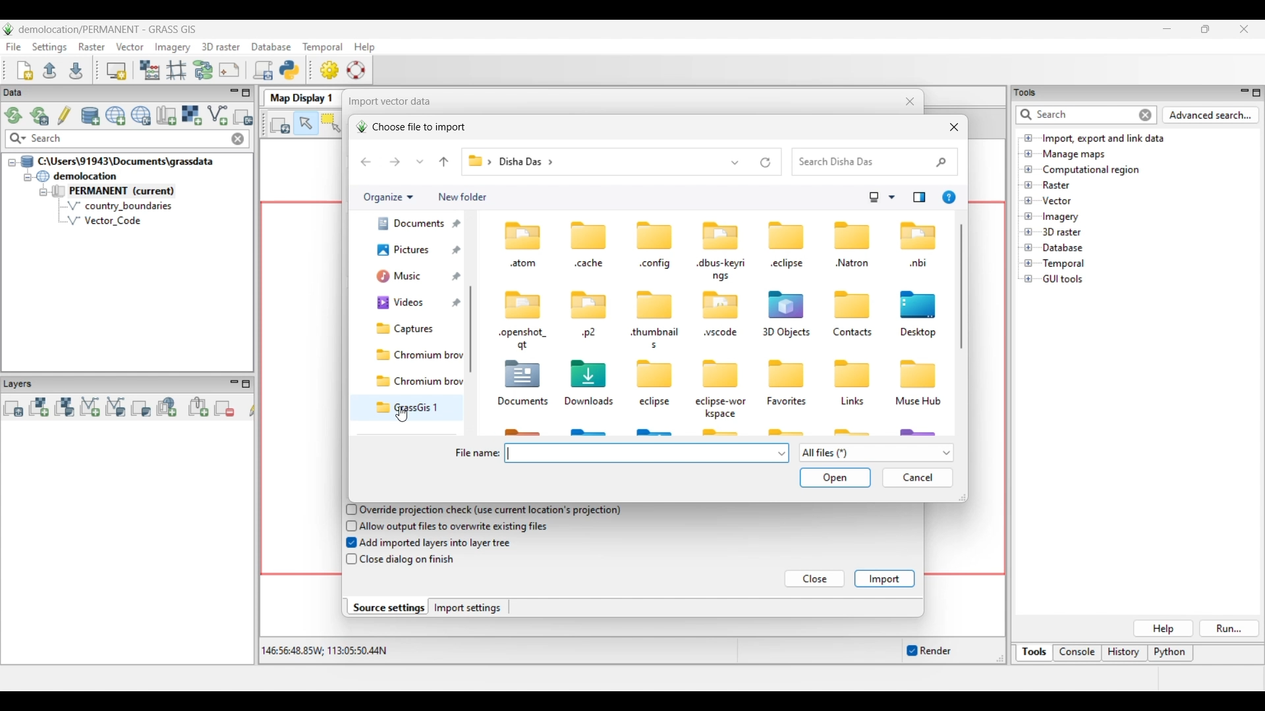 Image resolution: width=1265 pixels, height=711 pixels. I want to click on Recent locations, so click(420, 161).